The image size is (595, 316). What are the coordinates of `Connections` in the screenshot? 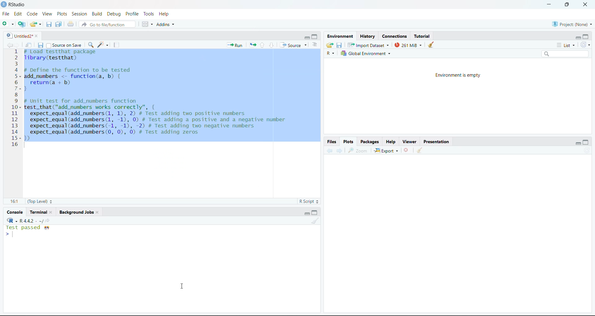 It's located at (394, 36).